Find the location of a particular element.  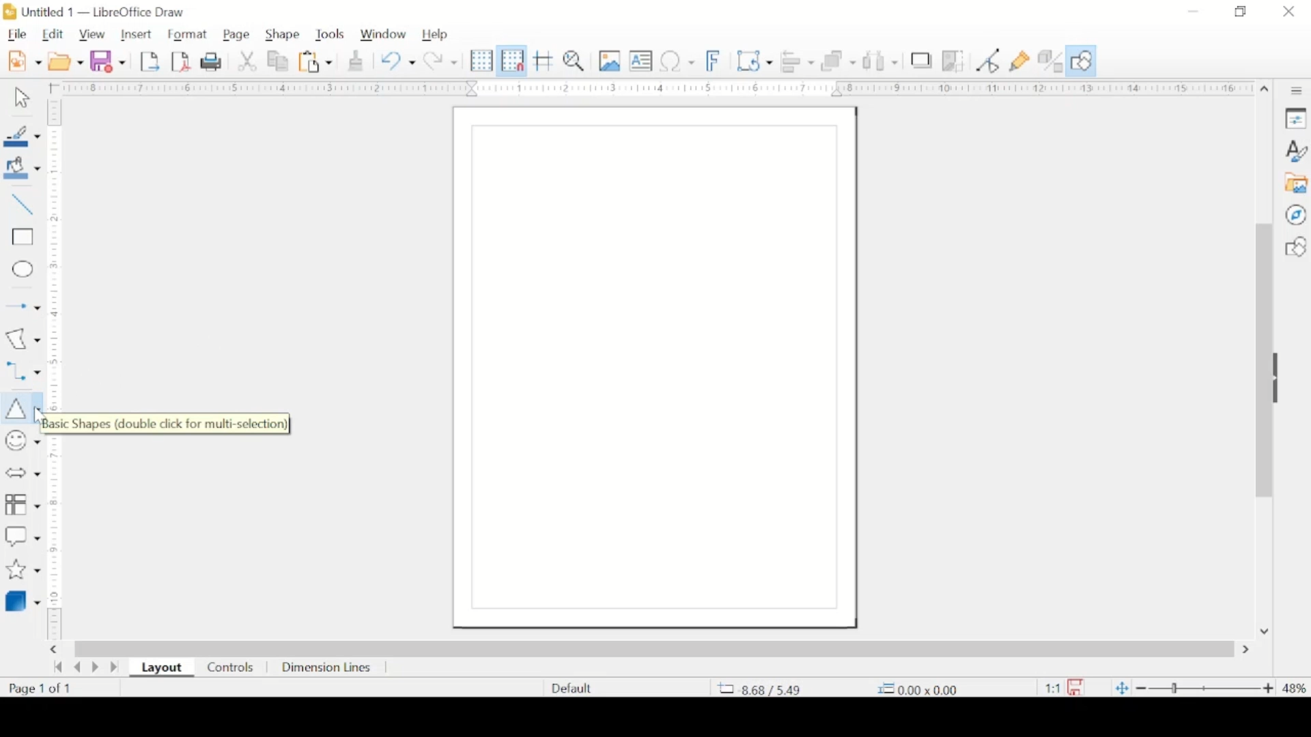

defaults is located at coordinates (570, 687).